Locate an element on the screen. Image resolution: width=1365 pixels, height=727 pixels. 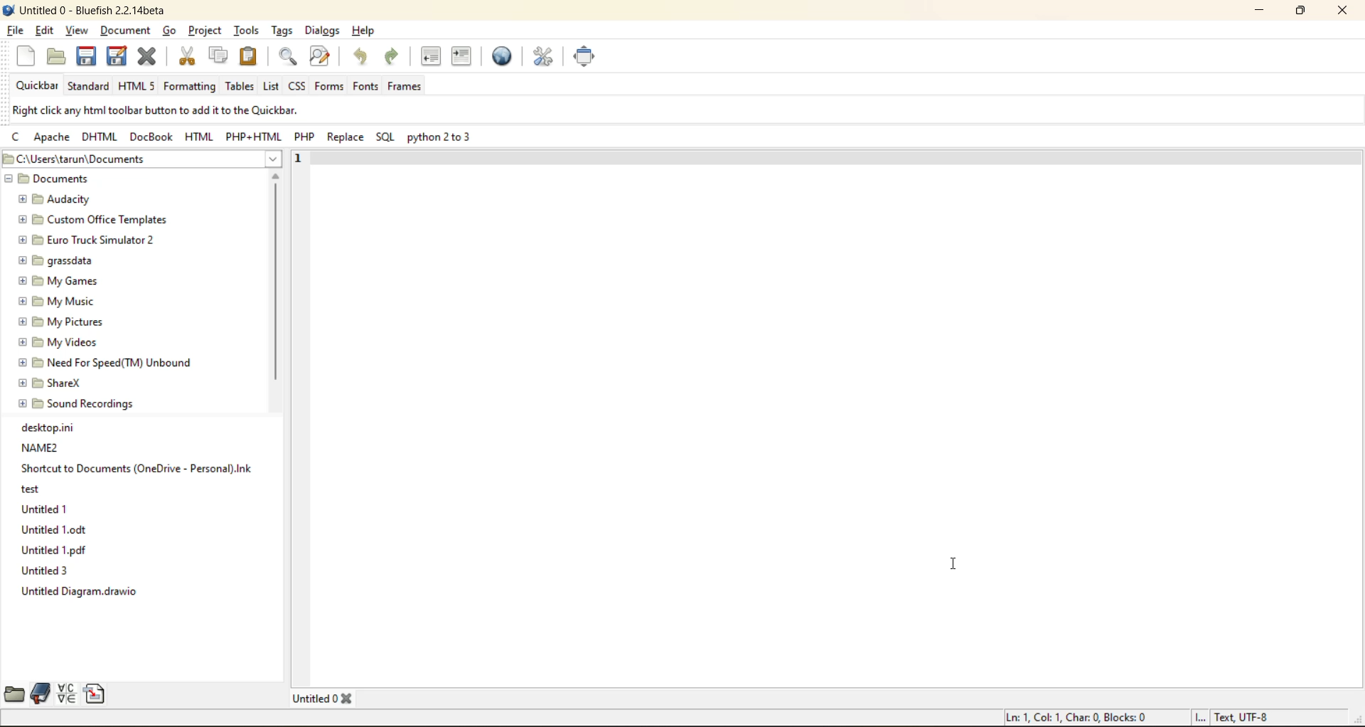
docbook is located at coordinates (150, 137).